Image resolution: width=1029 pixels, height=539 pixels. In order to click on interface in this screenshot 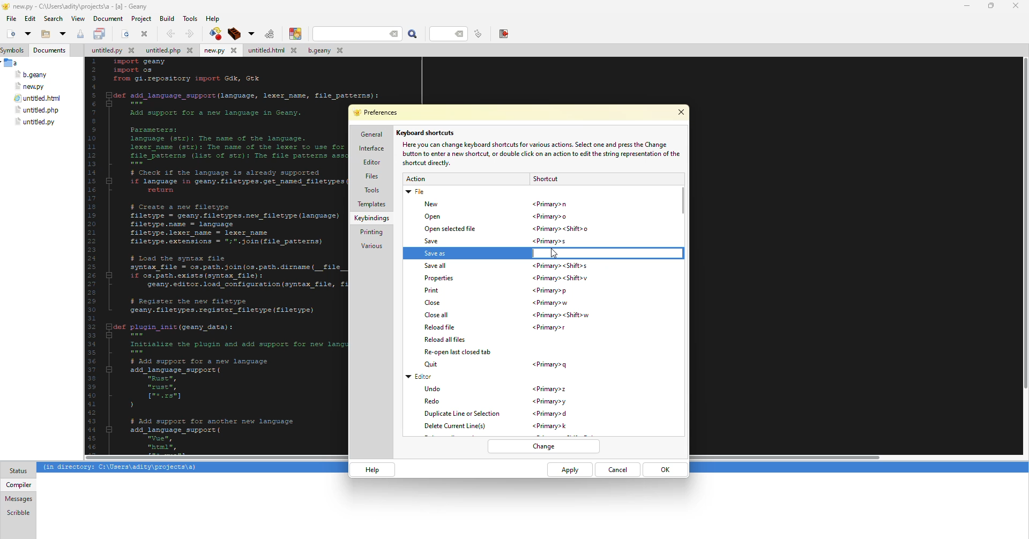, I will do `click(371, 148)`.